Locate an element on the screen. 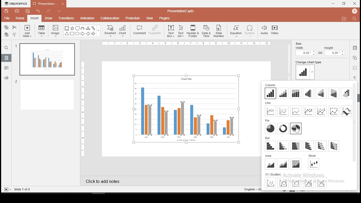  area 3 is located at coordinates (296, 164).